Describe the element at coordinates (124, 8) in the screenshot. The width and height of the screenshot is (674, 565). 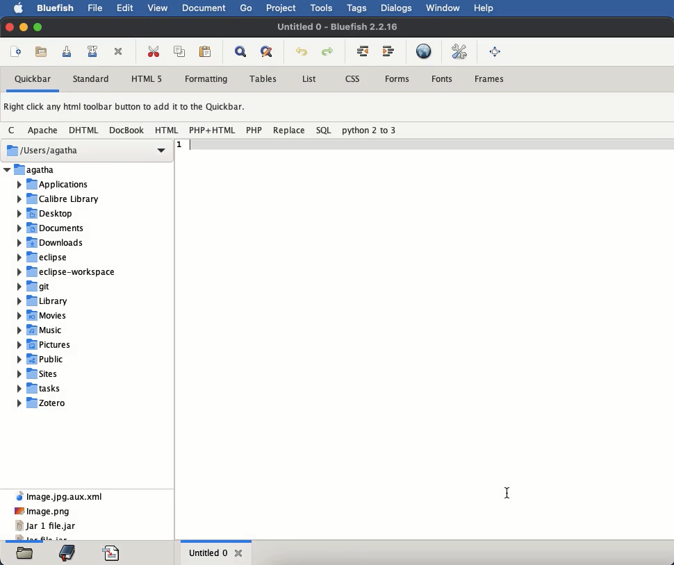
I see `edit` at that location.